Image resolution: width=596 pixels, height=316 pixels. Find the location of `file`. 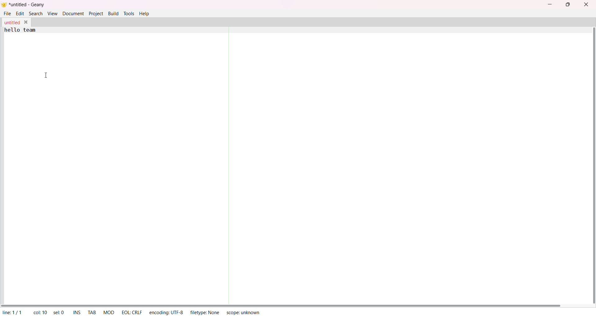

file is located at coordinates (7, 13).